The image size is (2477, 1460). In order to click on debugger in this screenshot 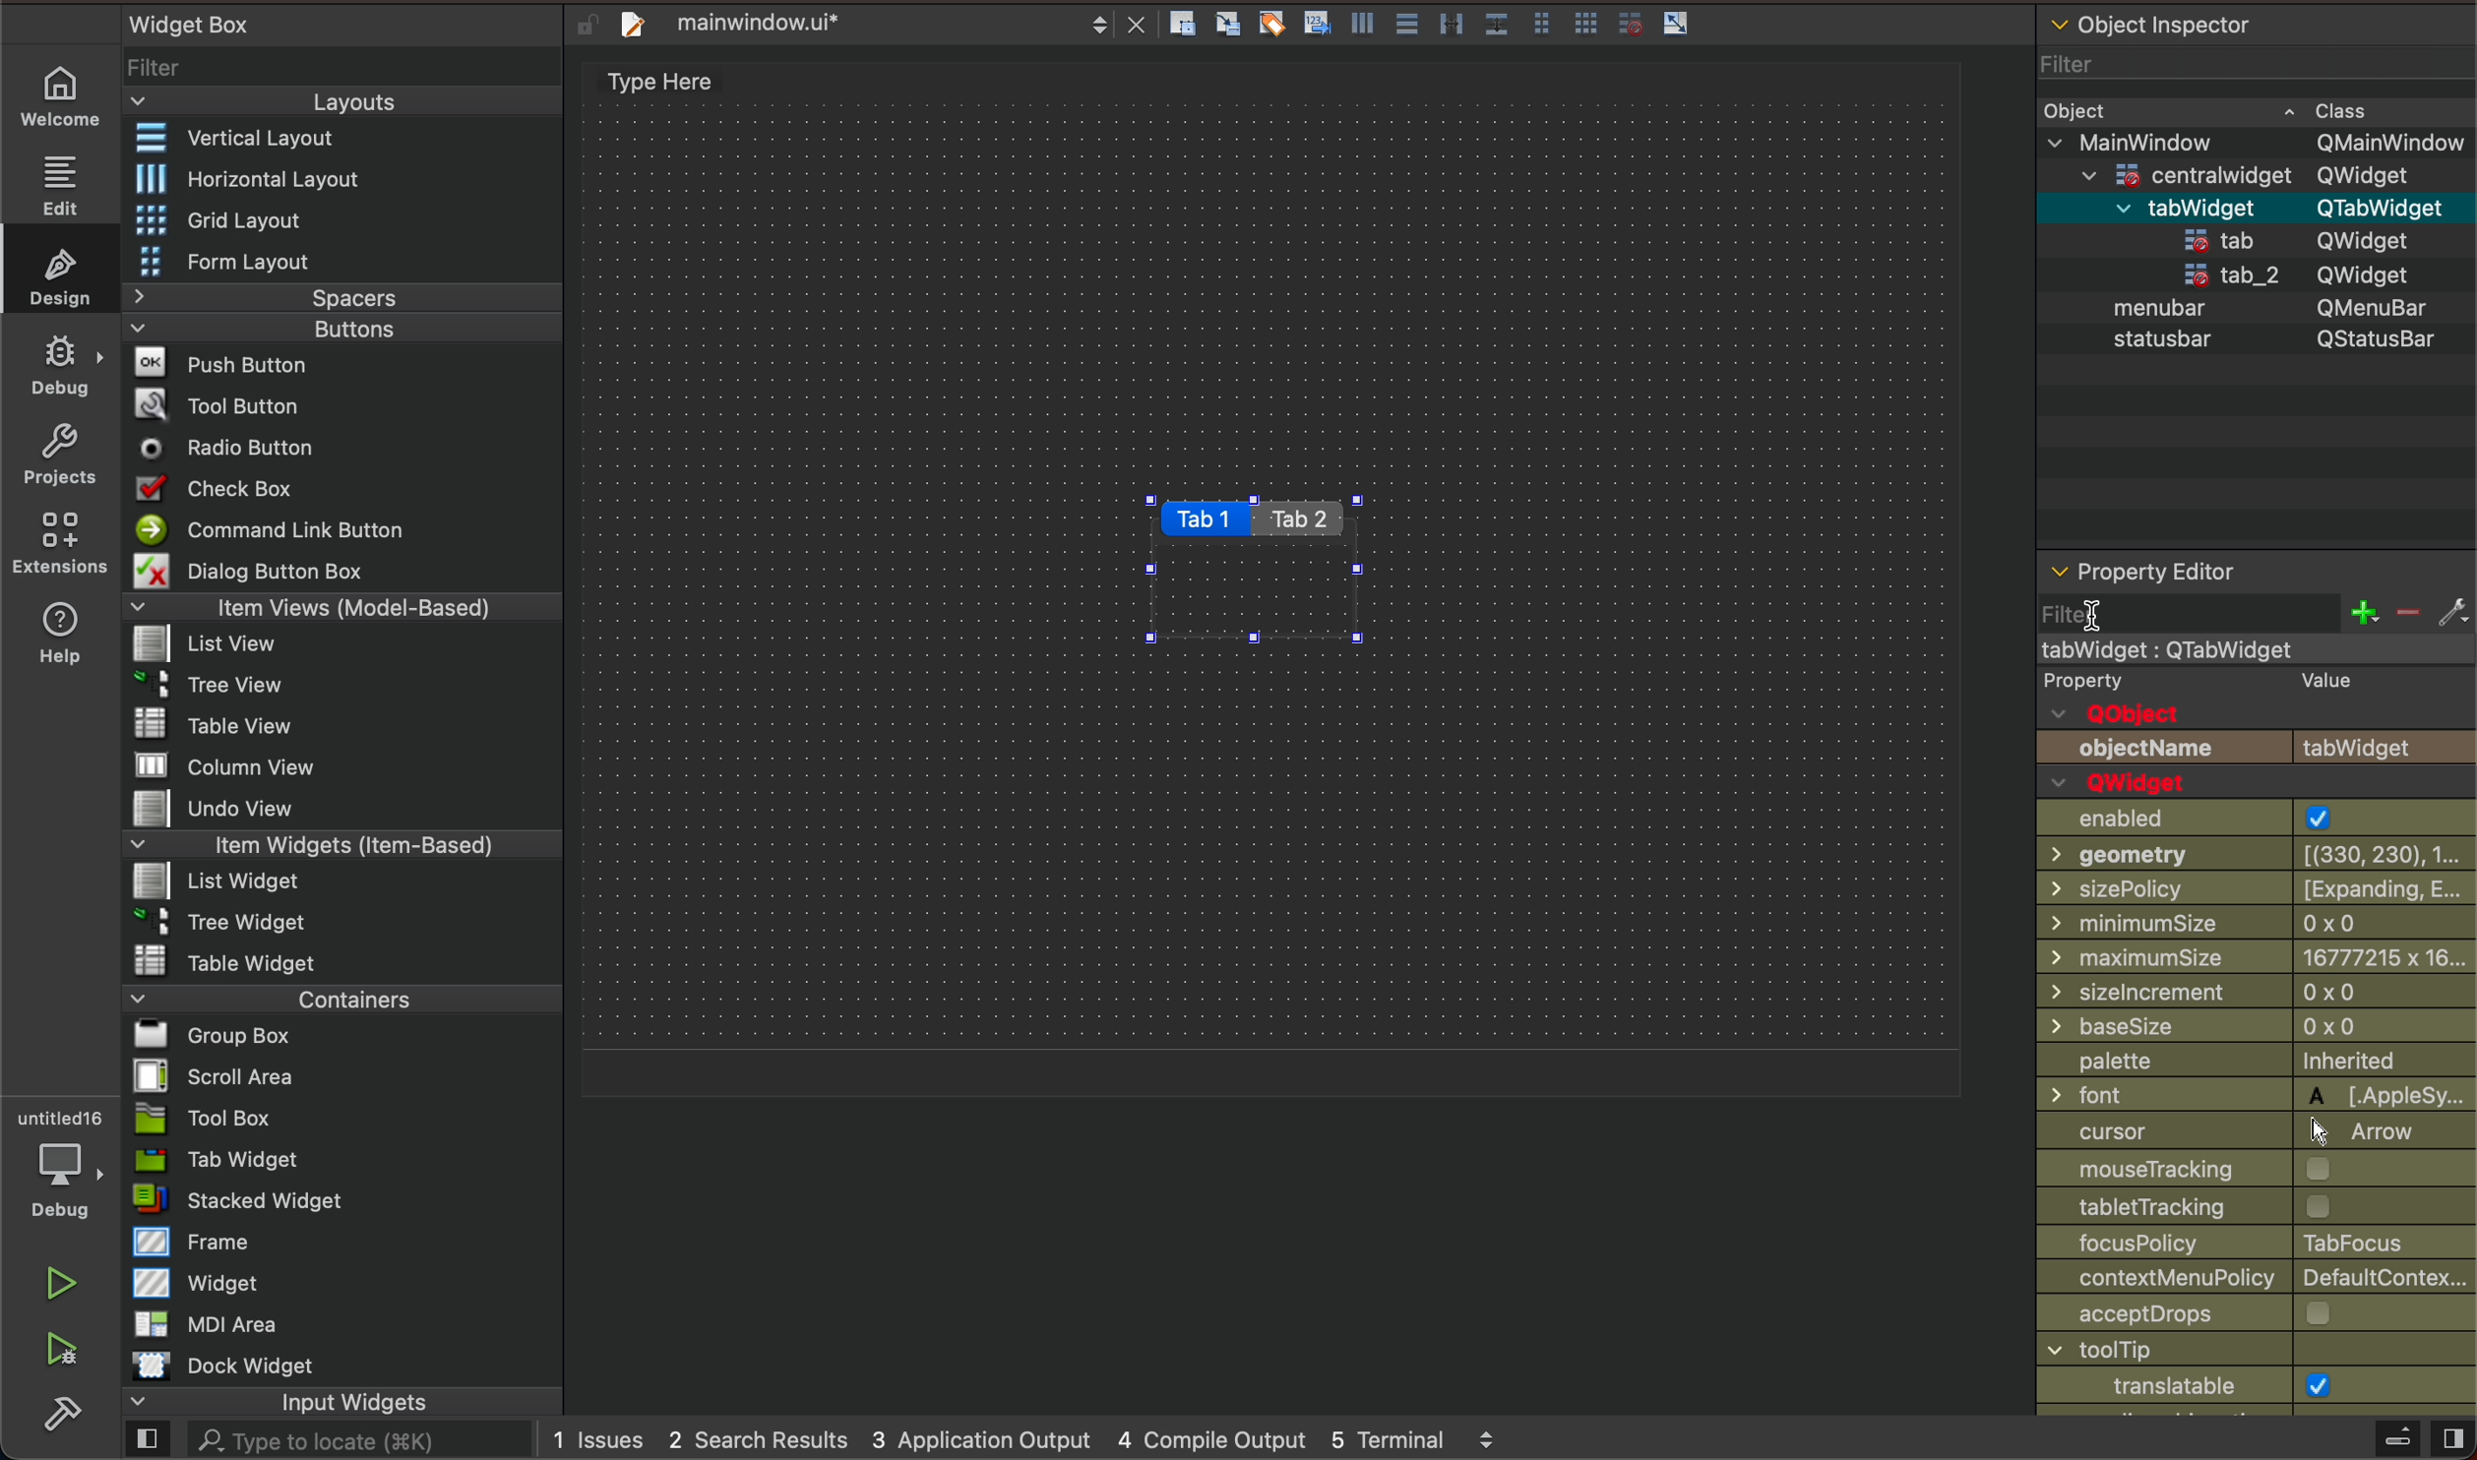, I will do `click(55, 1158)`.